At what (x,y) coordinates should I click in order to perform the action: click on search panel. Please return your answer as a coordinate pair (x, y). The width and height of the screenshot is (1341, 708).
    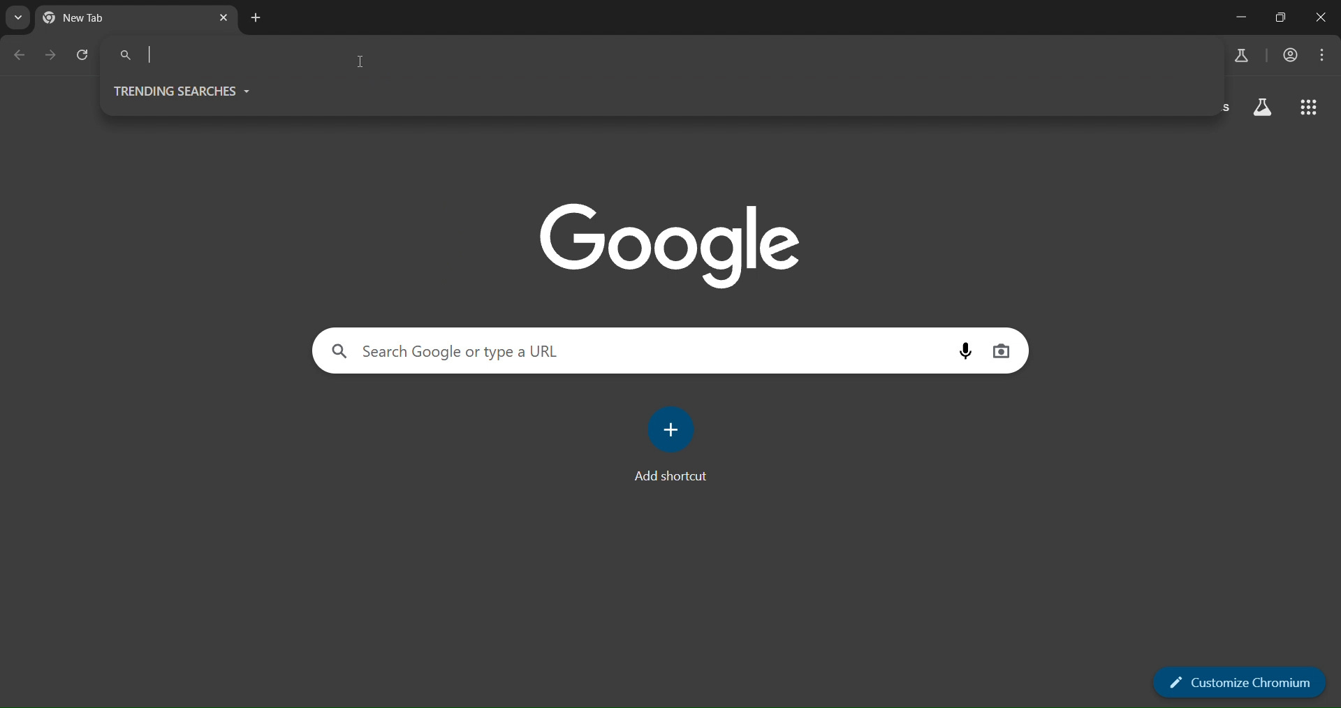
    Looking at the image, I should click on (468, 353).